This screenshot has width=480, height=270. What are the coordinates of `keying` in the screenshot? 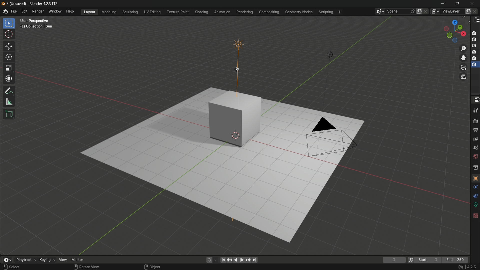 It's located at (46, 259).